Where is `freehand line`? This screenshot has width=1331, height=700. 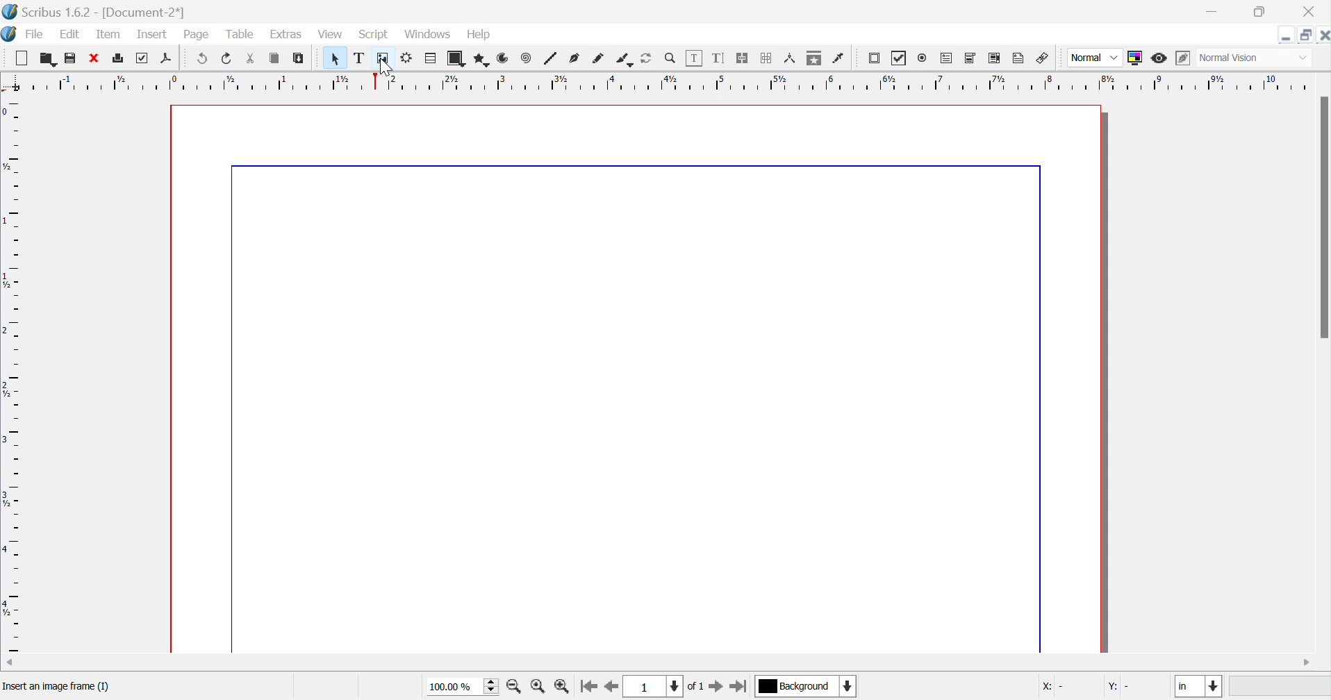
freehand line is located at coordinates (598, 58).